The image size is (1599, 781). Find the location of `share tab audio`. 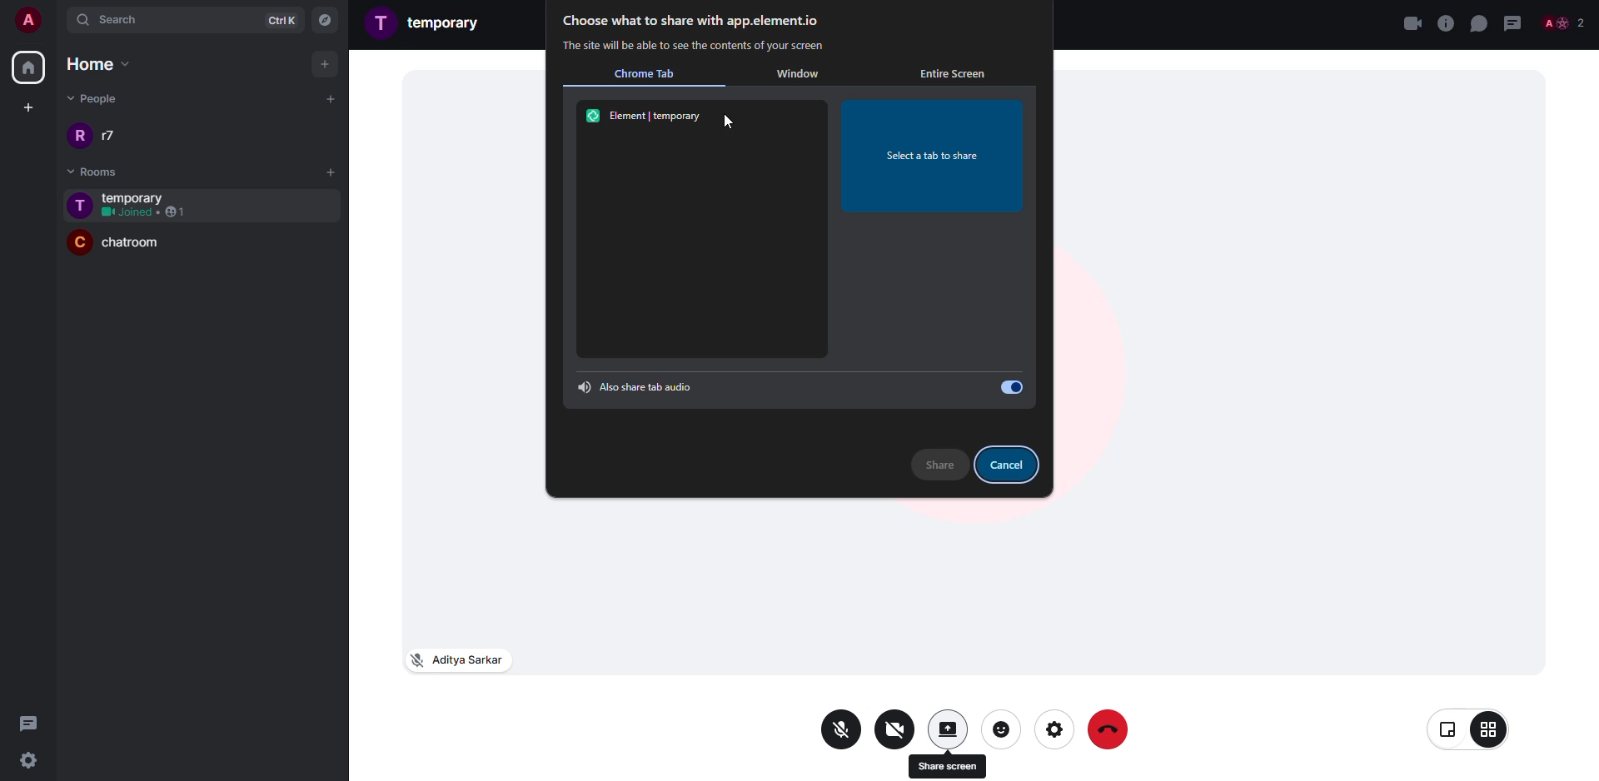

share tab audio is located at coordinates (638, 386).